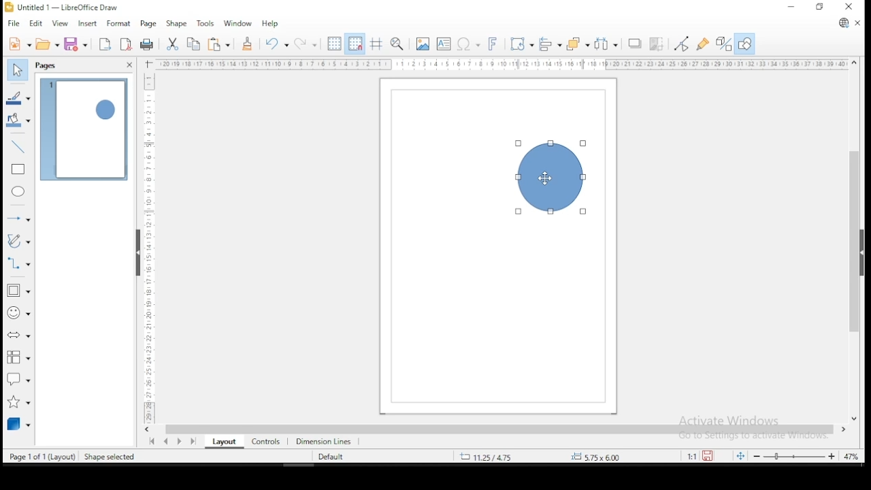 The image size is (871, 490). Describe the element at coordinates (19, 241) in the screenshot. I see `curves and polygons` at that location.